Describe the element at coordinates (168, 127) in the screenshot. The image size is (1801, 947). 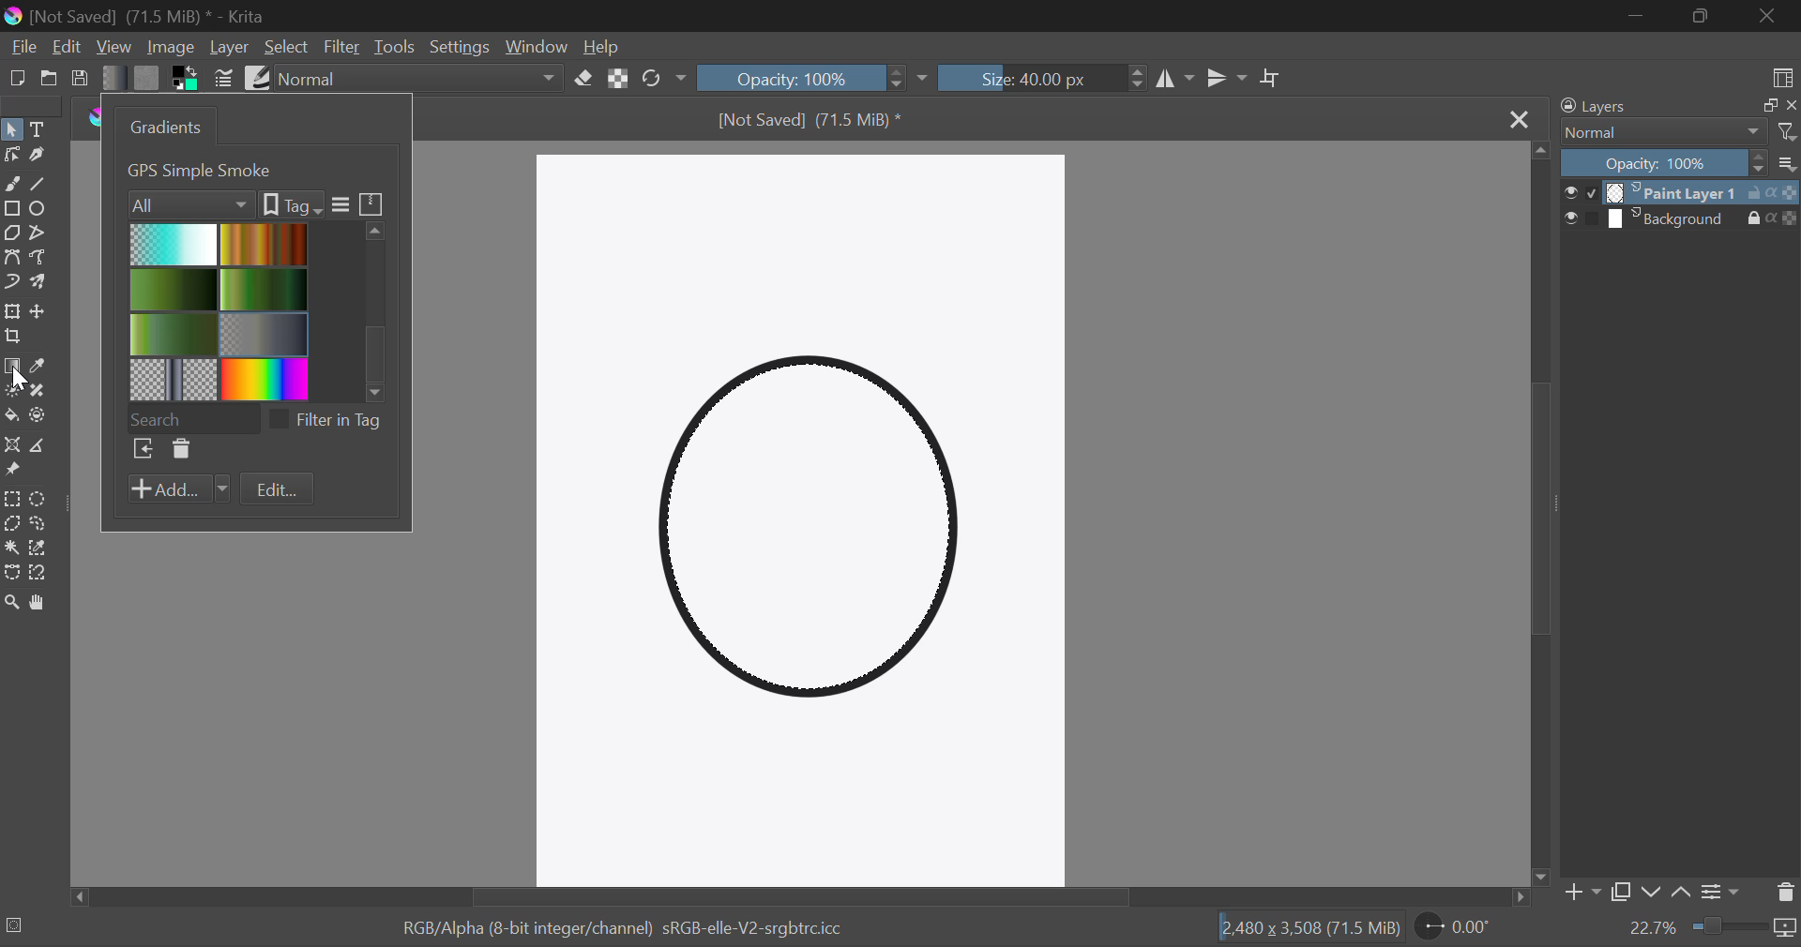
I see `Gradients` at that location.